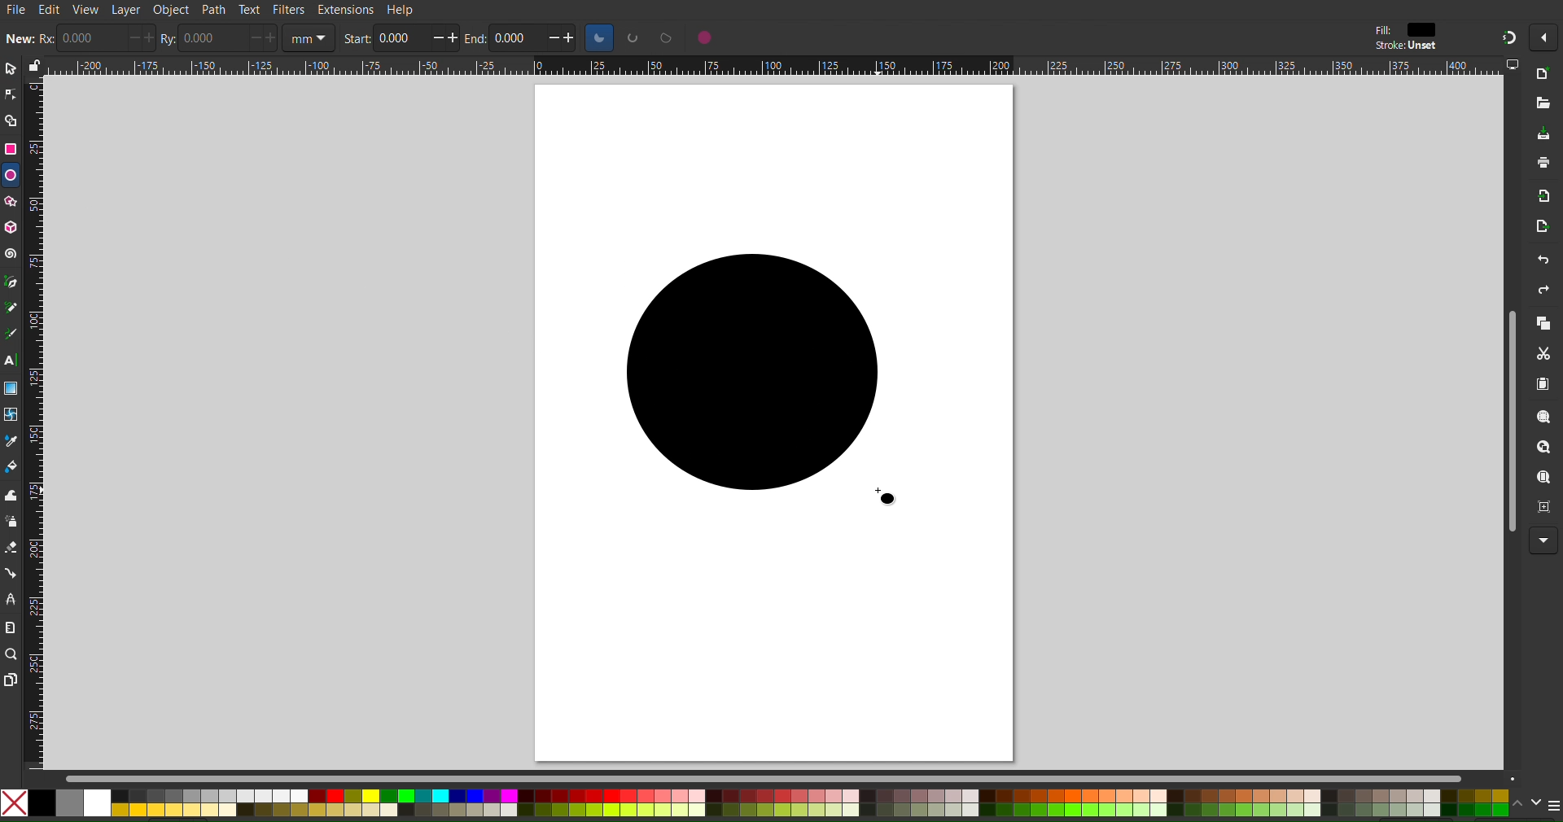 The image size is (1563, 822). I want to click on Extensions, so click(344, 10).